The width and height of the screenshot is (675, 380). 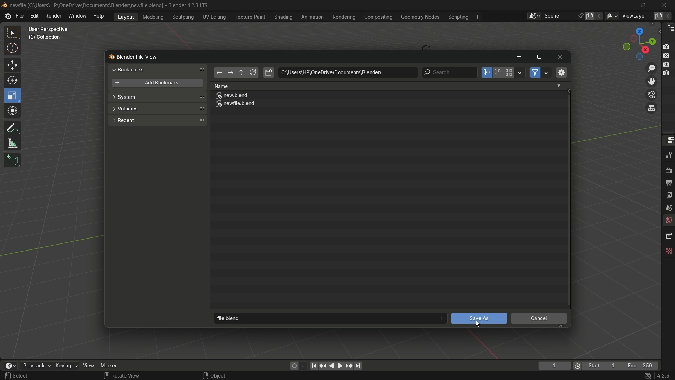 I want to click on annotate, so click(x=12, y=127).